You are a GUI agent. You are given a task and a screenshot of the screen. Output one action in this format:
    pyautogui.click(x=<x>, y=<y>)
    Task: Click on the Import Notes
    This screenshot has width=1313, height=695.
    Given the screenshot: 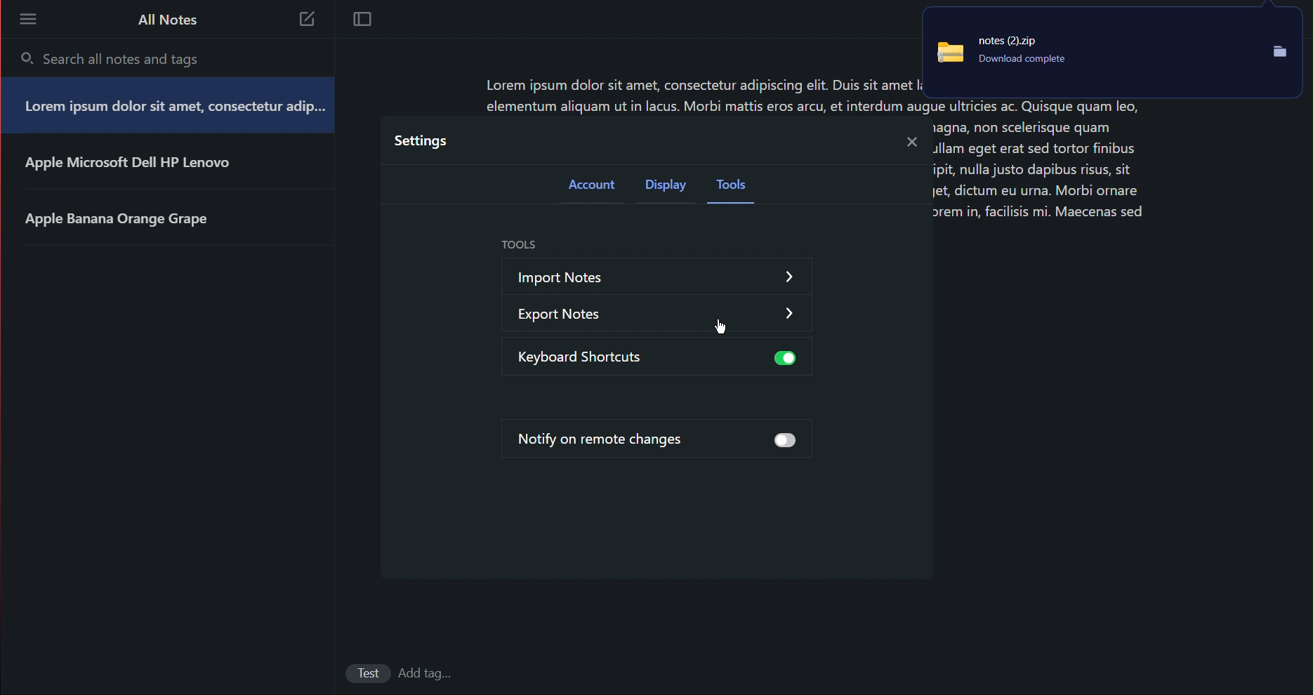 What is the action you would take?
    pyautogui.click(x=624, y=274)
    